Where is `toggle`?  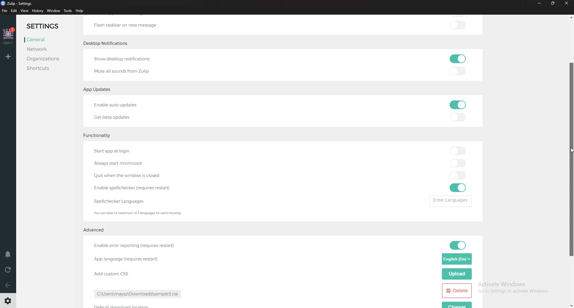 toggle is located at coordinates (458, 116).